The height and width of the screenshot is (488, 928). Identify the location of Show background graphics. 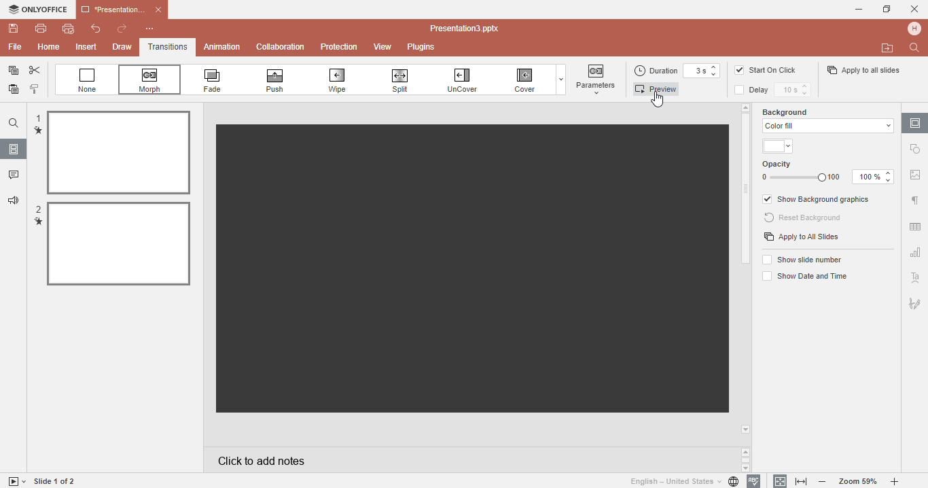
(818, 200).